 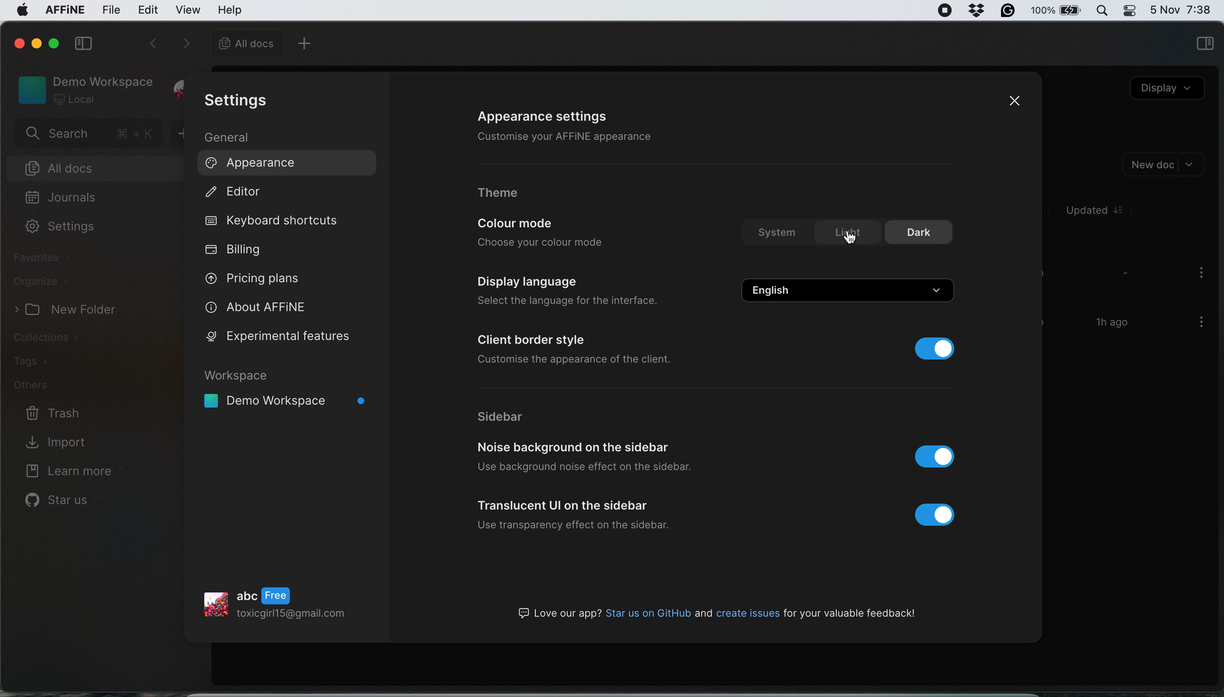 What do you see at coordinates (1198, 274) in the screenshot?
I see `more options` at bounding box center [1198, 274].